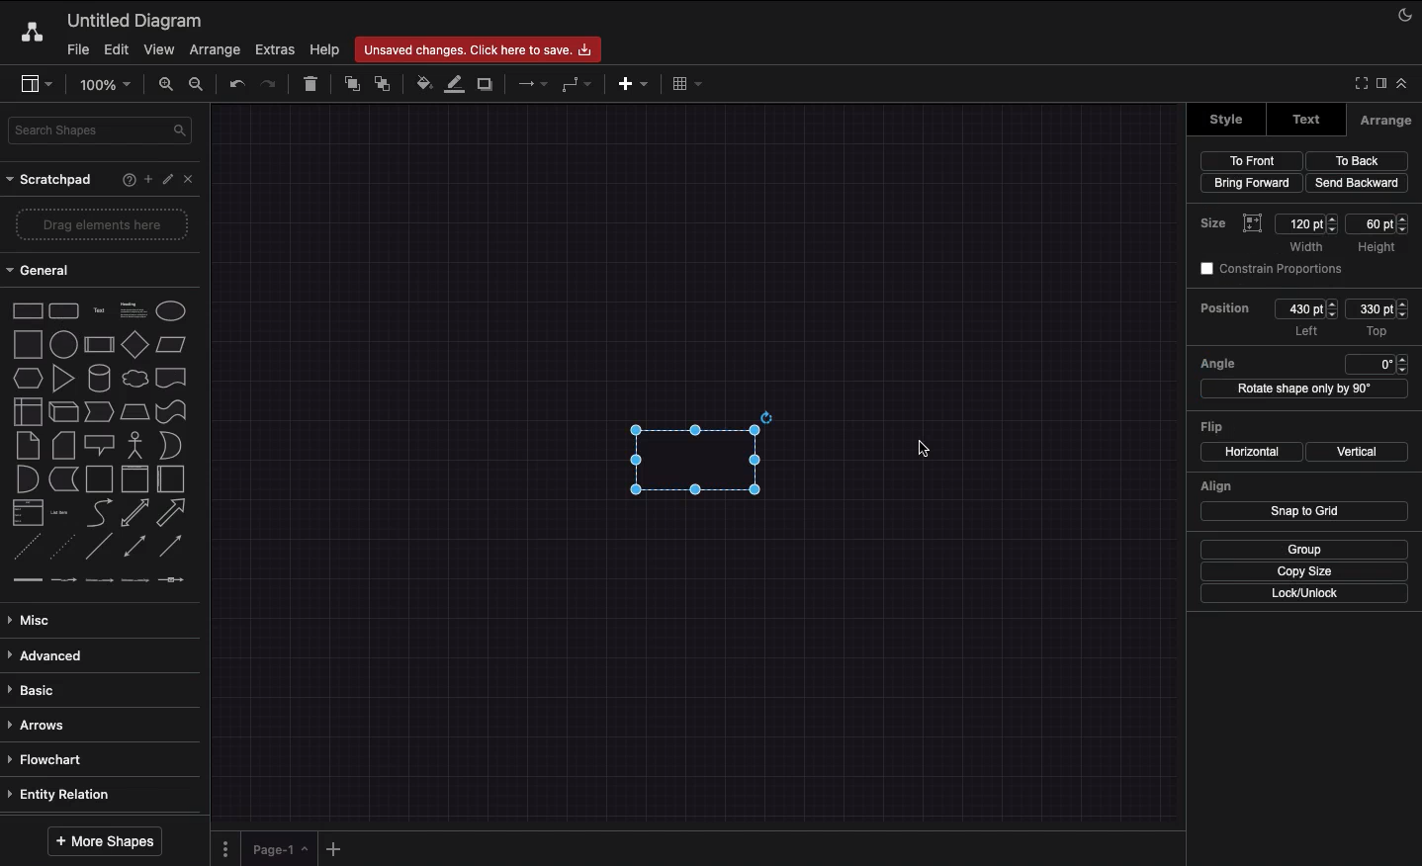  What do you see at coordinates (578, 86) in the screenshot?
I see `Waypoints` at bounding box center [578, 86].